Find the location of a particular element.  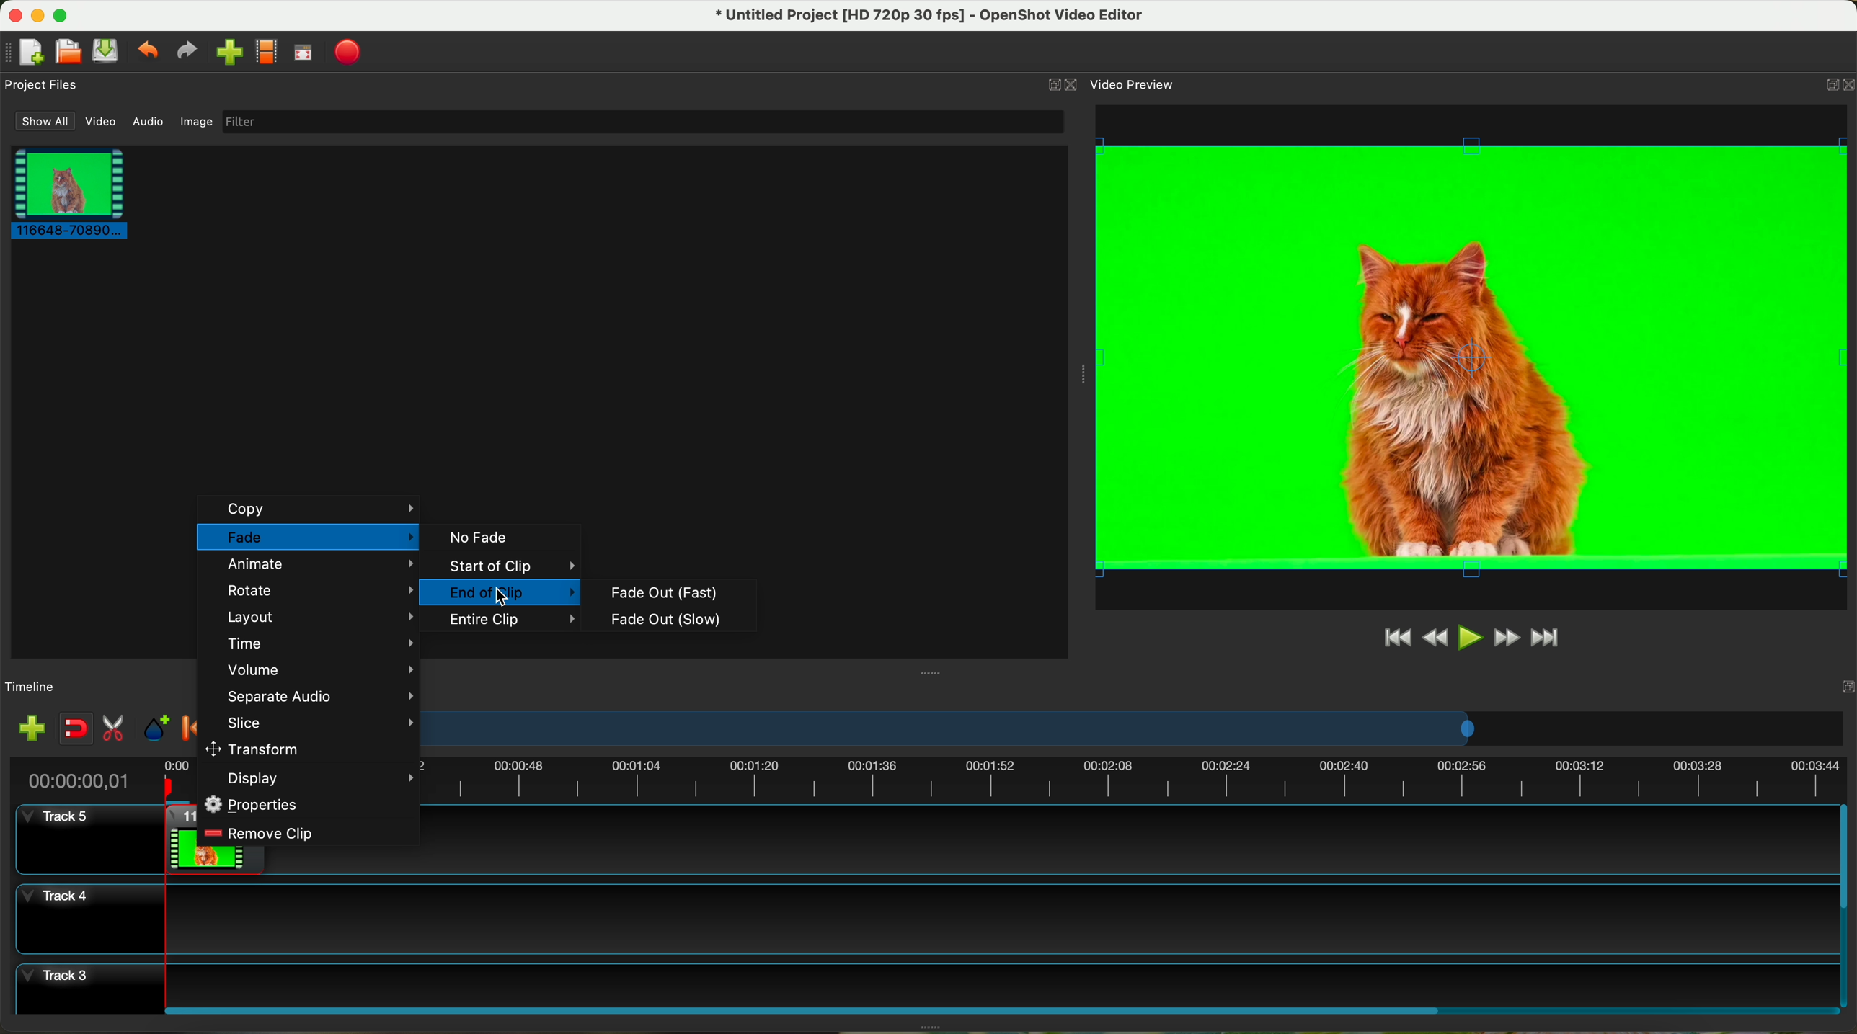

rotate is located at coordinates (318, 590).